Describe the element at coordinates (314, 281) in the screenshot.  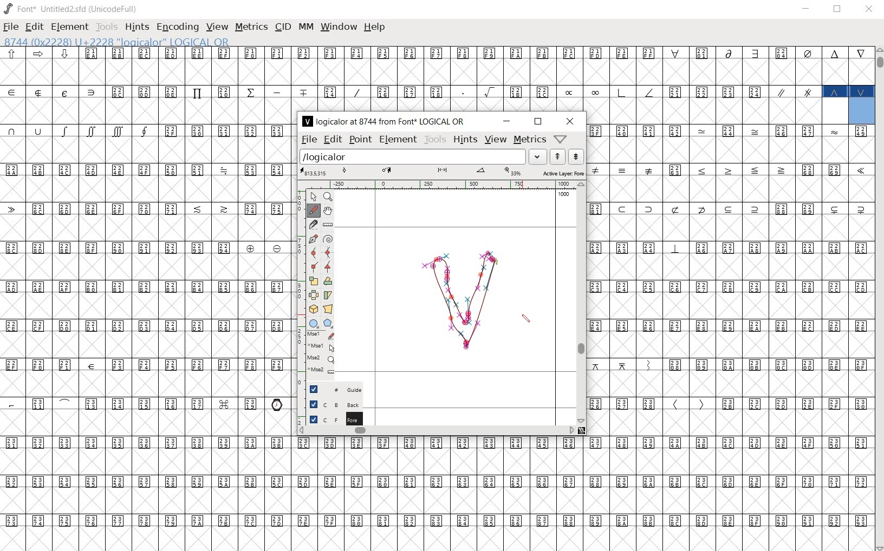
I see `scale the selection` at that location.